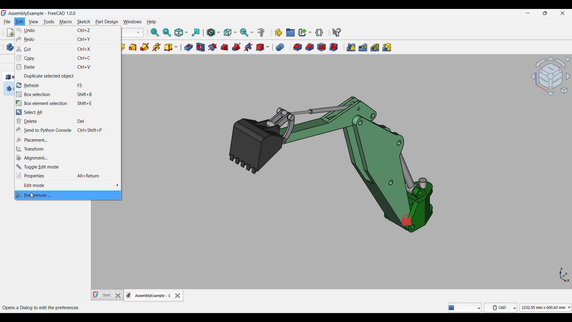 This screenshot has height=322, width=572. What do you see at coordinates (49, 22) in the screenshot?
I see `Tools menu` at bounding box center [49, 22].